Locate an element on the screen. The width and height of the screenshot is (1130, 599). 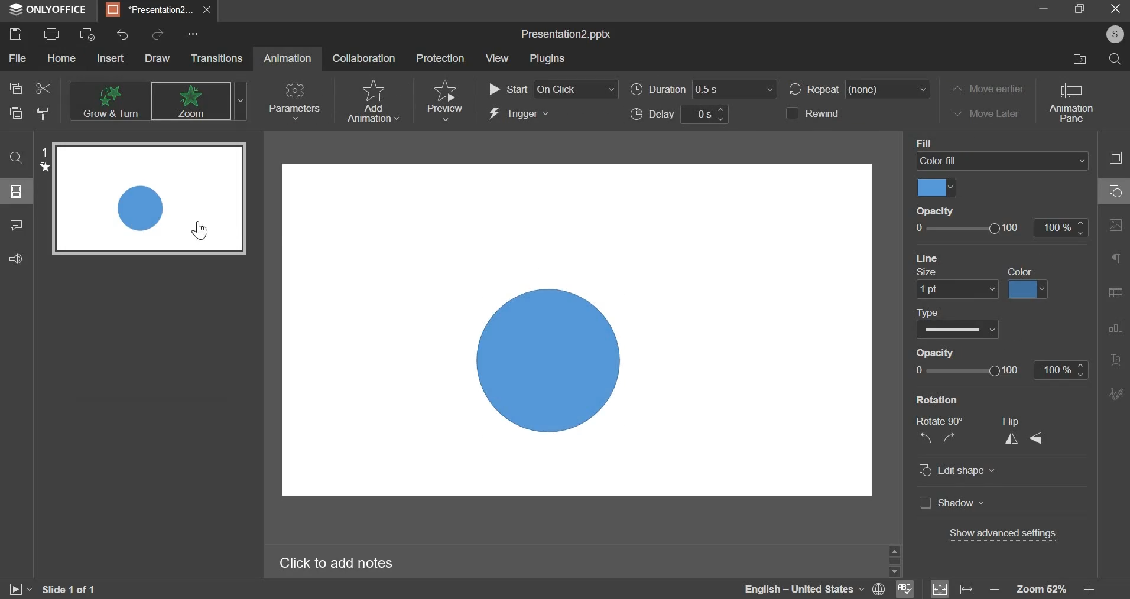
slide 1 is located at coordinates (155, 203).